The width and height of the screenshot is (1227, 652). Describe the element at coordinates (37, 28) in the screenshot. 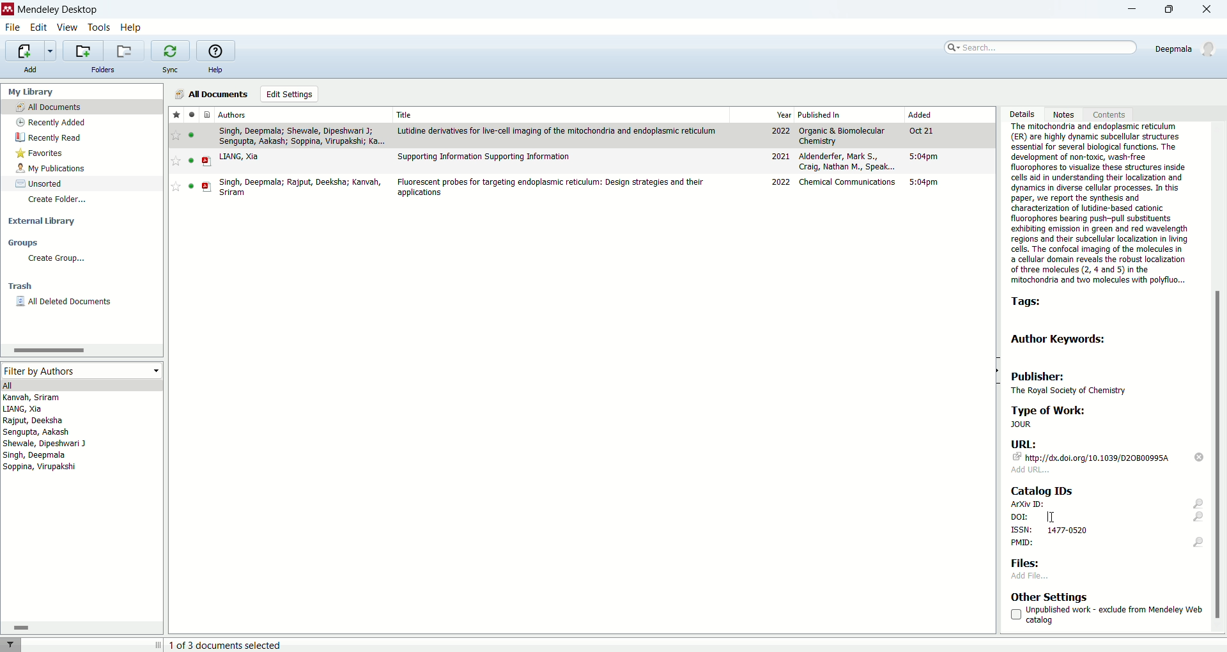

I see `edit` at that location.